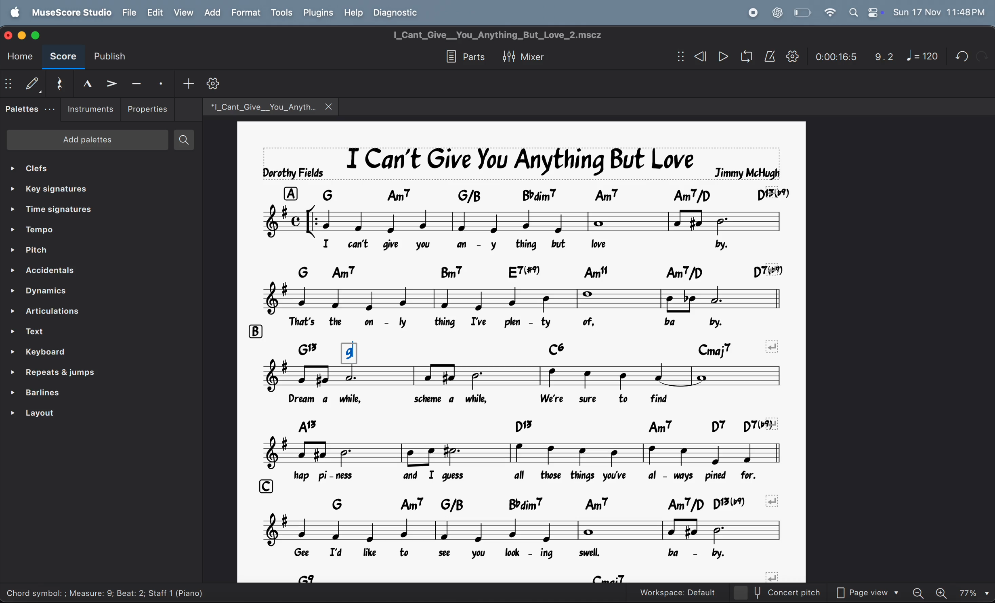  Describe the element at coordinates (83, 352) in the screenshot. I see `keyboard` at that location.